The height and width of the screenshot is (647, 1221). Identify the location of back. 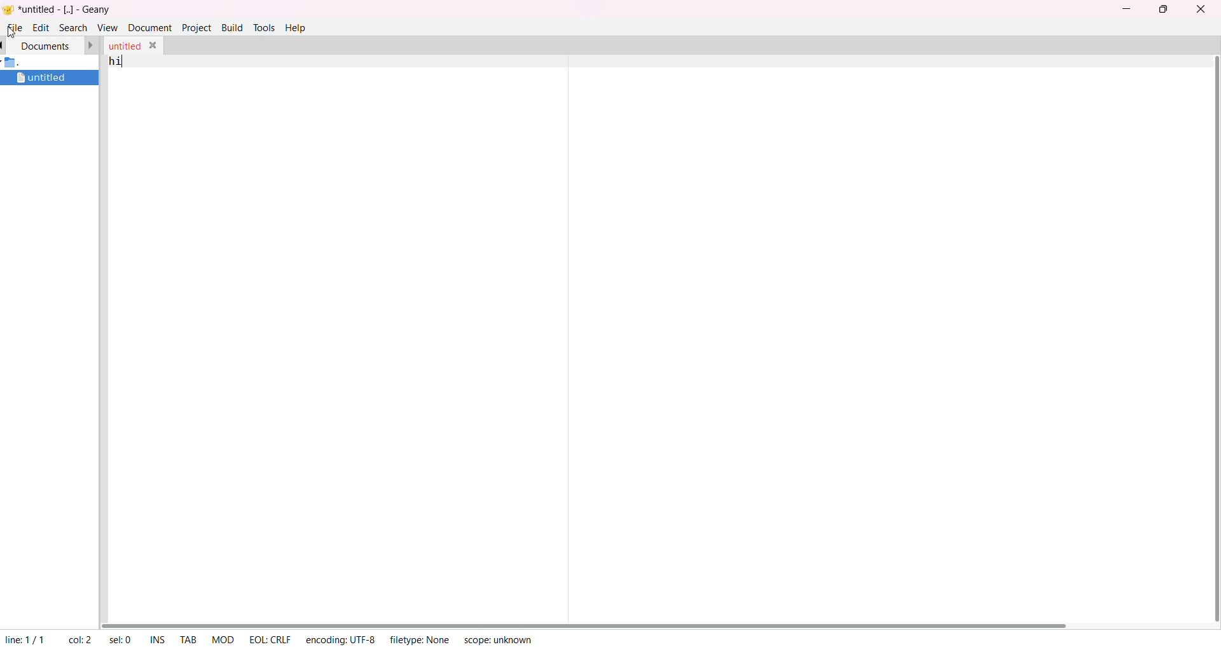
(4, 45).